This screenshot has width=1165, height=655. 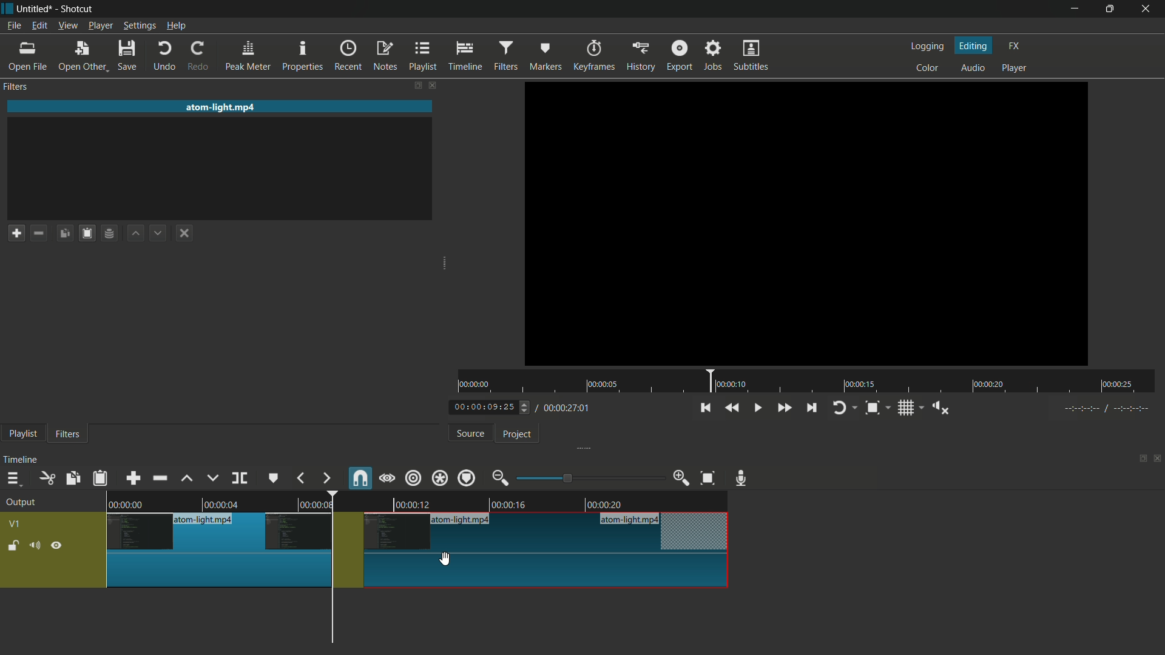 What do you see at coordinates (201, 56) in the screenshot?
I see `redo` at bounding box center [201, 56].